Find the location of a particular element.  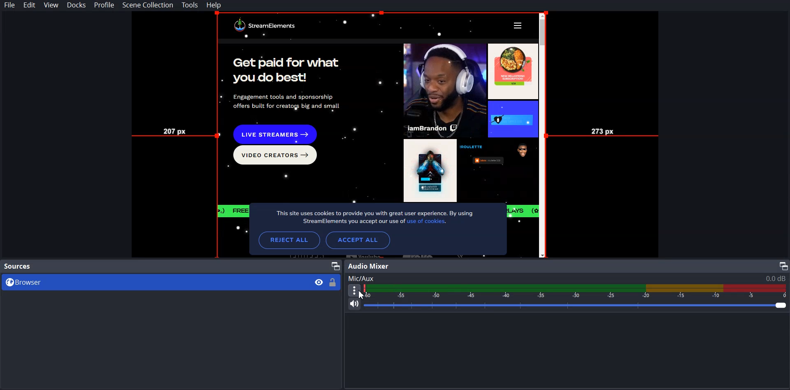

File Preview mode is located at coordinates (396, 135).